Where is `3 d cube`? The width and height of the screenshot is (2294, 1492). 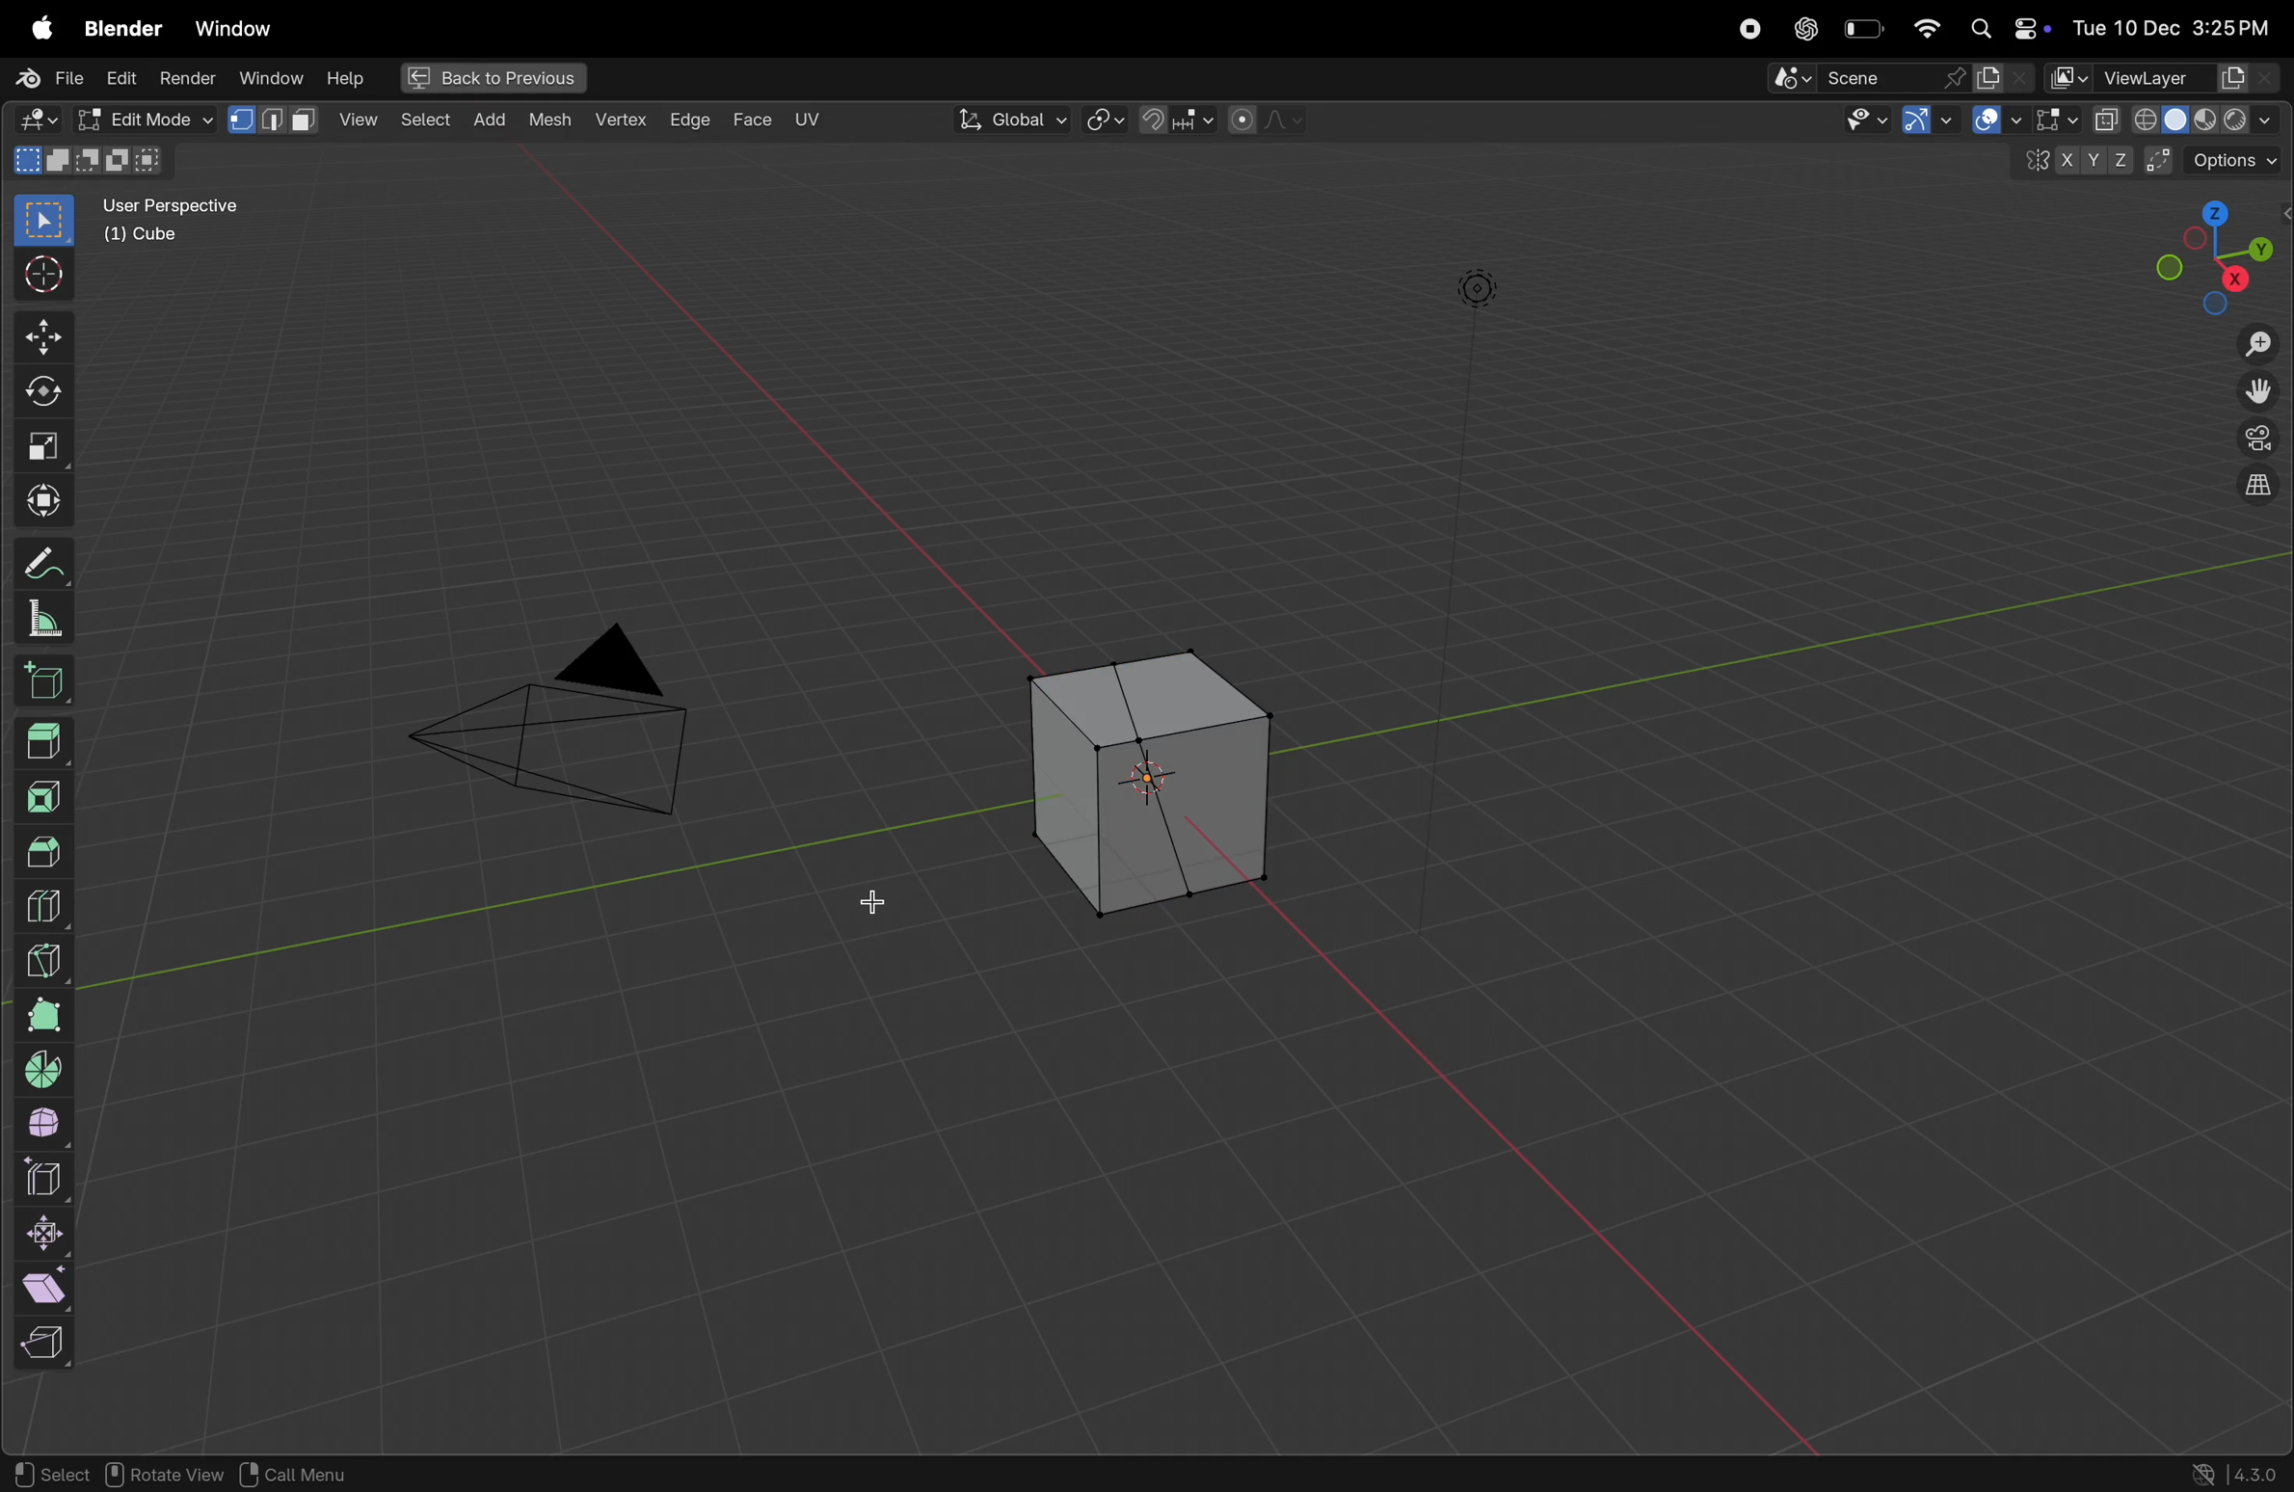
3 d cube is located at coordinates (1139, 785).